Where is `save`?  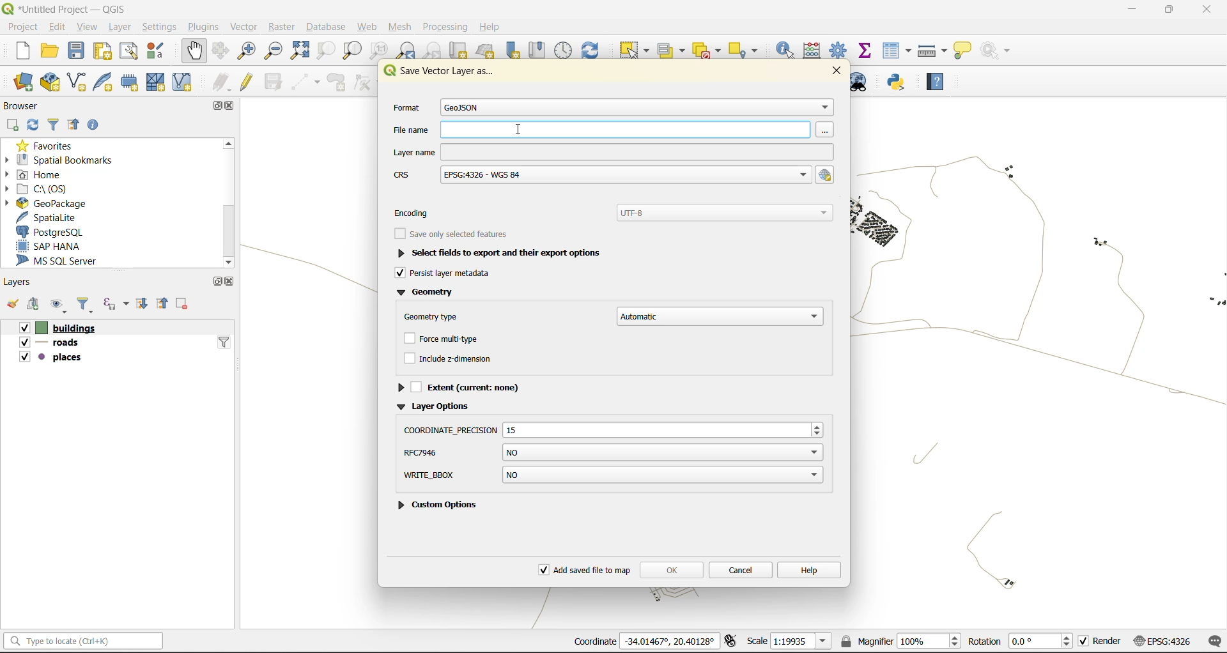 save is located at coordinates (77, 52).